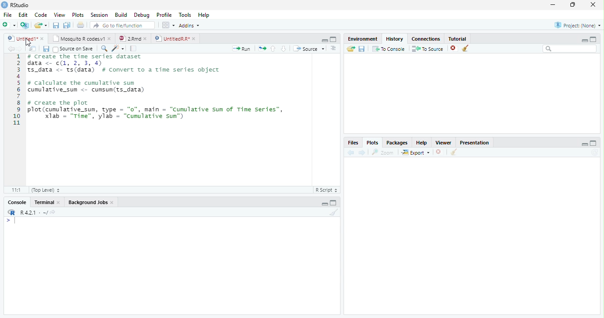 The height and width of the screenshot is (318, 604). I want to click on To Console, so click(389, 50).